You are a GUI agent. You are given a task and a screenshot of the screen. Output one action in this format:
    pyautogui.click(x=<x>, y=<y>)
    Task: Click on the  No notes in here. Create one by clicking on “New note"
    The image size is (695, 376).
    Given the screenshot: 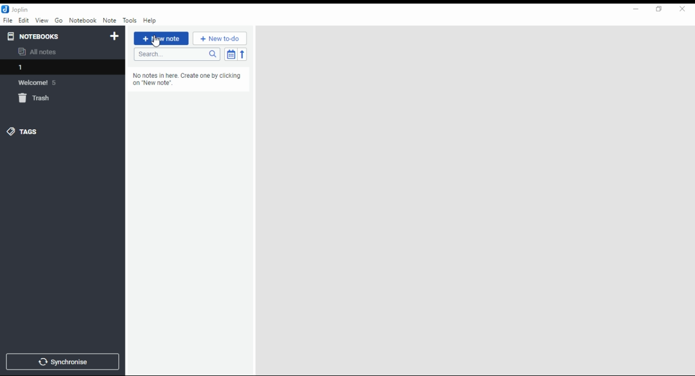 What is the action you would take?
    pyautogui.click(x=188, y=79)
    